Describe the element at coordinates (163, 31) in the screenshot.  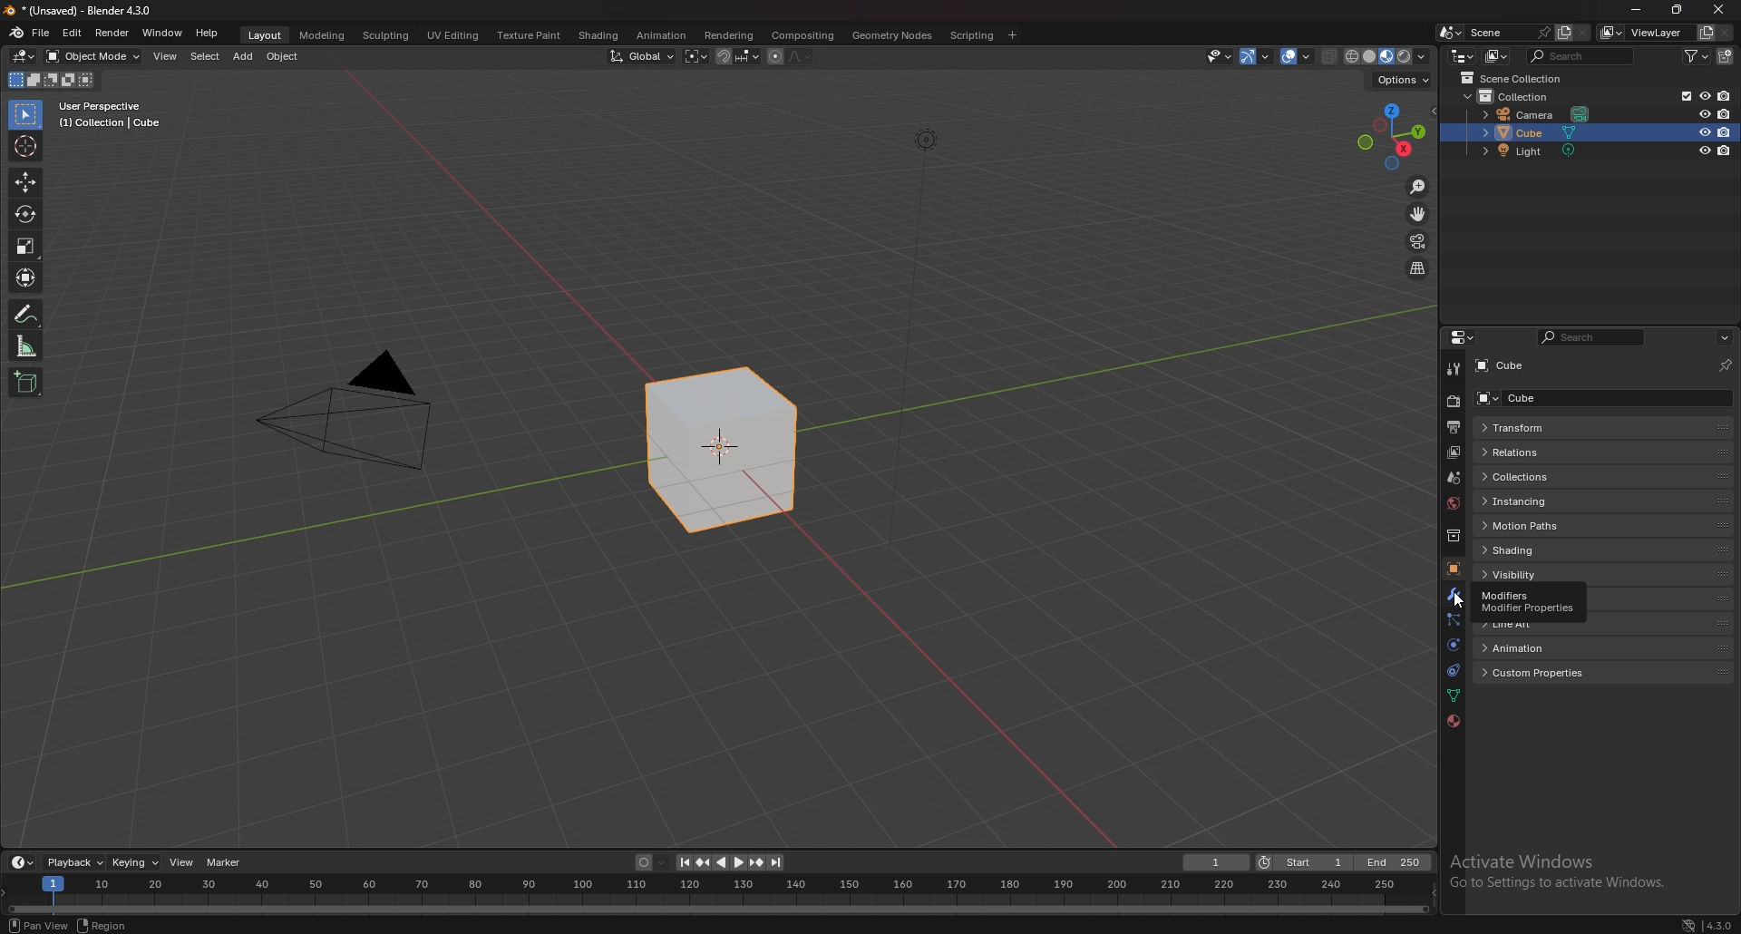
I see `window` at that location.